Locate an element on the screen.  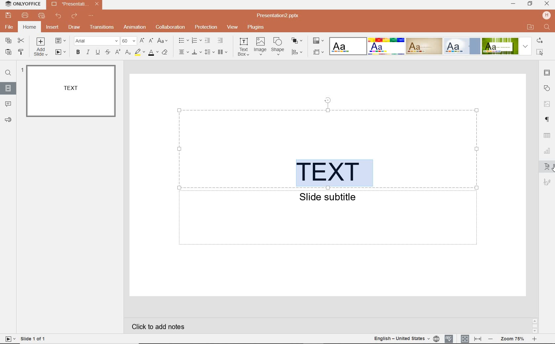
STRIKE THROUGH is located at coordinates (109, 52).